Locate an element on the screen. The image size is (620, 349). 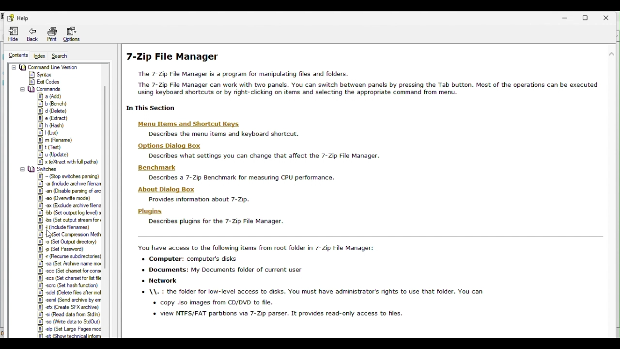
description text is located at coordinates (202, 199).